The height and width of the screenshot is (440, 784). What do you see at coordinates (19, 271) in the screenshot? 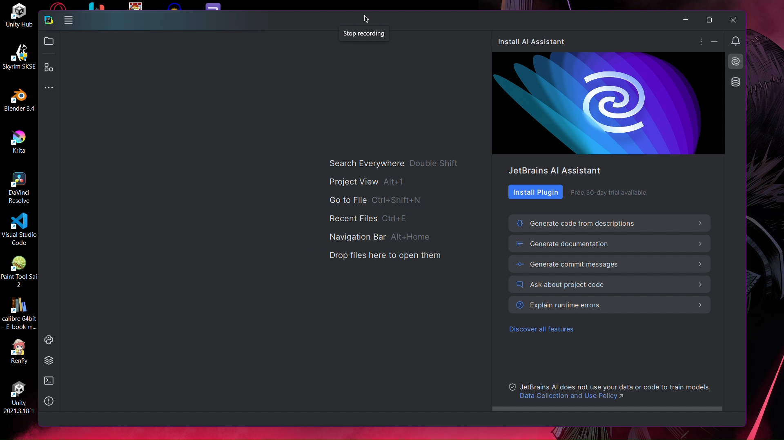
I see `Paint Tool Sai 2` at bounding box center [19, 271].